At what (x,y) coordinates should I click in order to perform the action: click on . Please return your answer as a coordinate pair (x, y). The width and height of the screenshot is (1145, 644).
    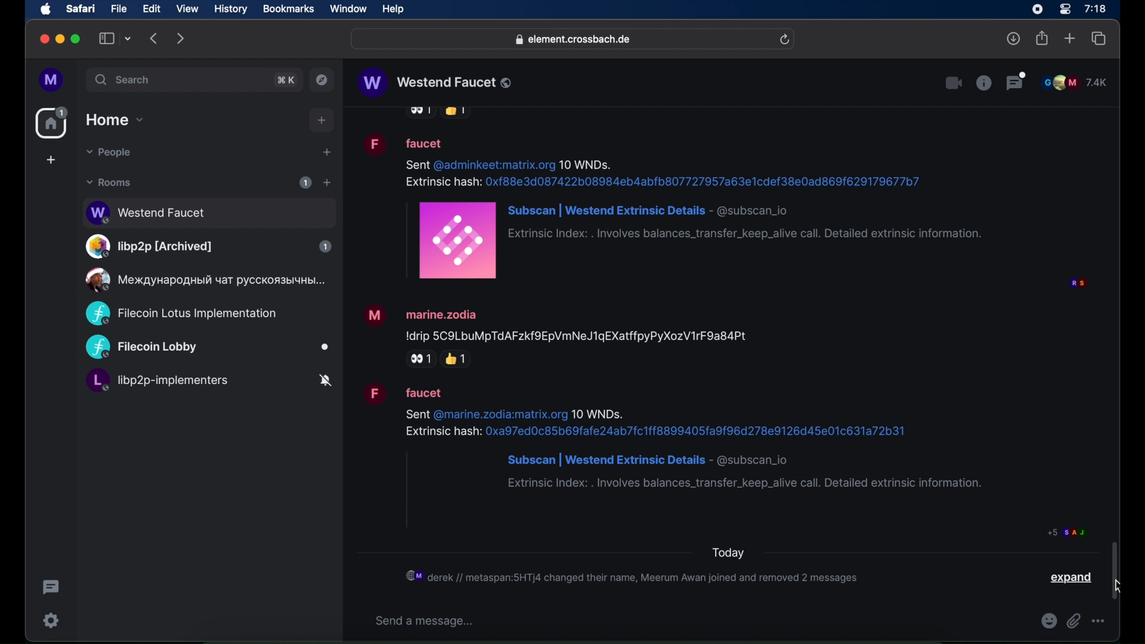
    Looking at the image, I should click on (110, 153).